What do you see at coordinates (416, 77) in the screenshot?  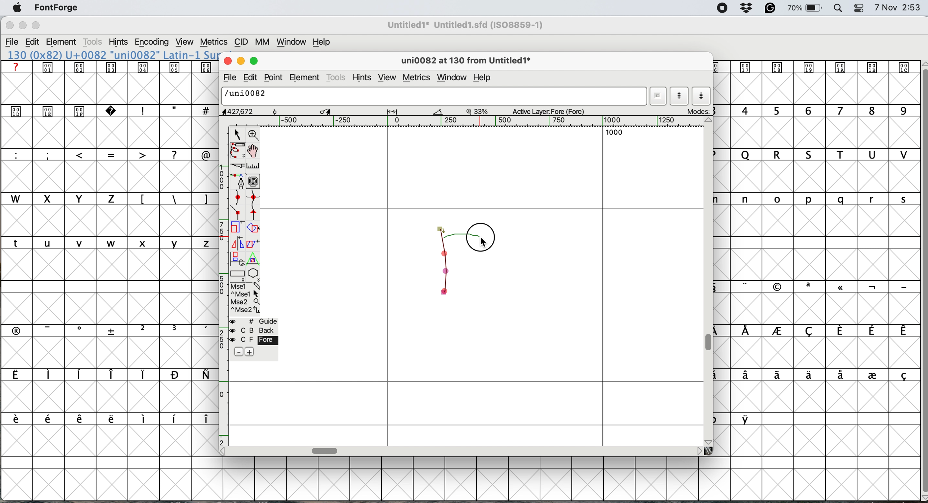 I see `metrics` at bounding box center [416, 77].